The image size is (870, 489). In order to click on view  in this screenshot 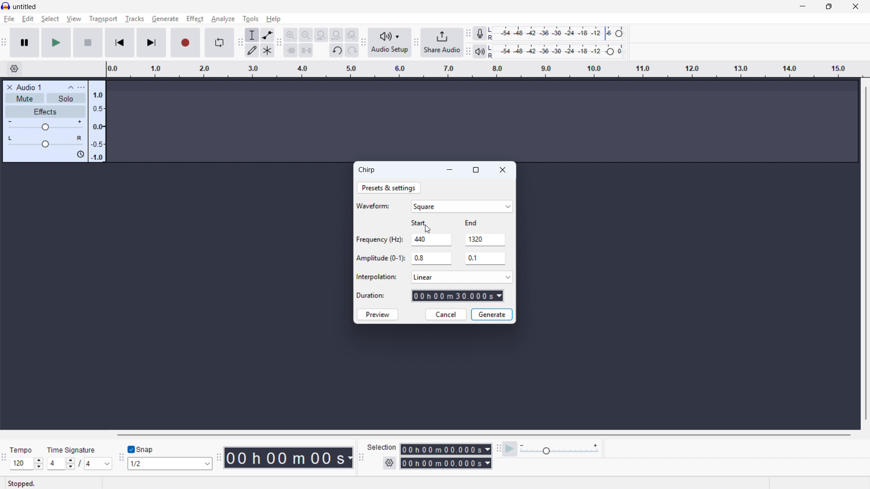, I will do `click(74, 19)`.